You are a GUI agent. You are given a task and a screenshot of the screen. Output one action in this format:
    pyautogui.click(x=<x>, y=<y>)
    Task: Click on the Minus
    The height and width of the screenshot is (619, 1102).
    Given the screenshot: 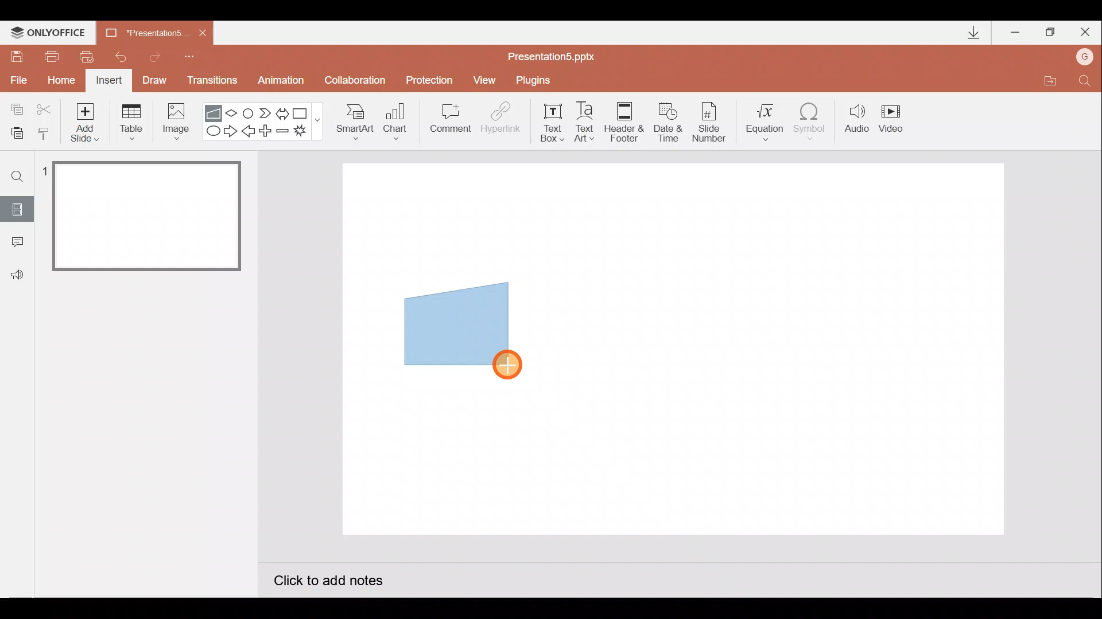 What is the action you would take?
    pyautogui.click(x=284, y=133)
    